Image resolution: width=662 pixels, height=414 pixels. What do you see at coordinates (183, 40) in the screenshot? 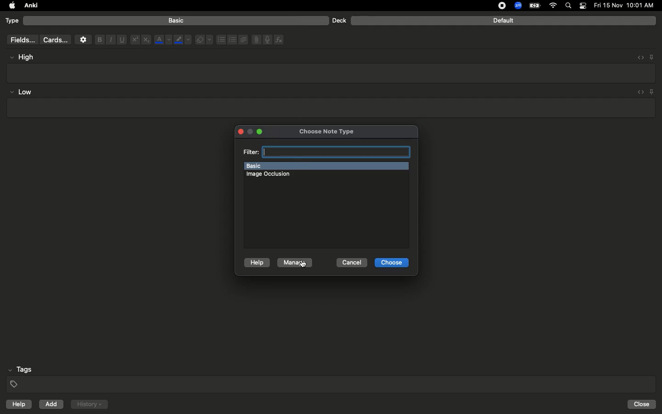
I see `Marker` at bounding box center [183, 40].